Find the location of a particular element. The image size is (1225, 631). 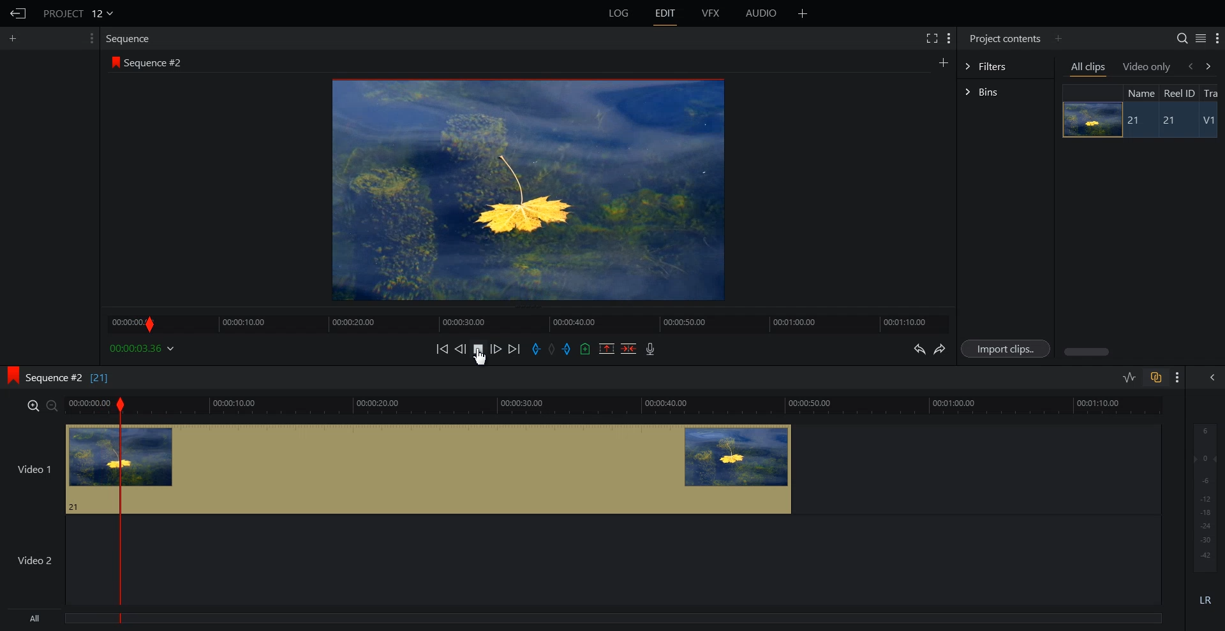

Reel ID is located at coordinates (1178, 93).